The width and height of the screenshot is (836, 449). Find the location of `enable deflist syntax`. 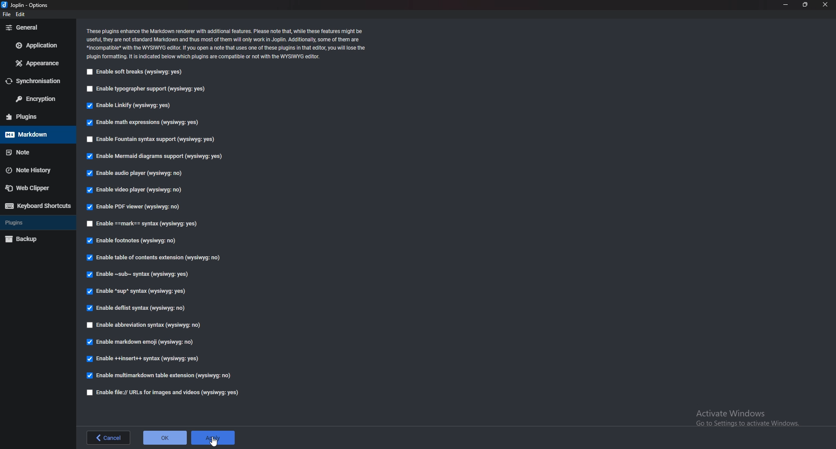

enable deflist syntax is located at coordinates (138, 309).